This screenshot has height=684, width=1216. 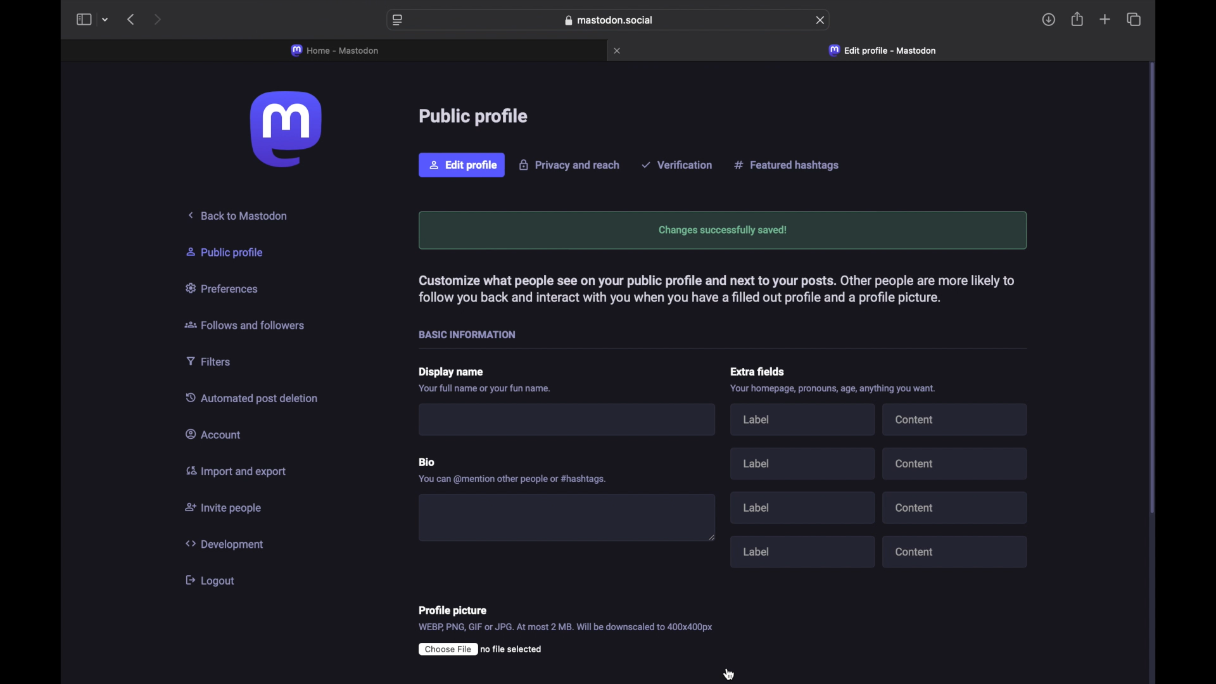 What do you see at coordinates (802, 420) in the screenshot?
I see `label` at bounding box center [802, 420].